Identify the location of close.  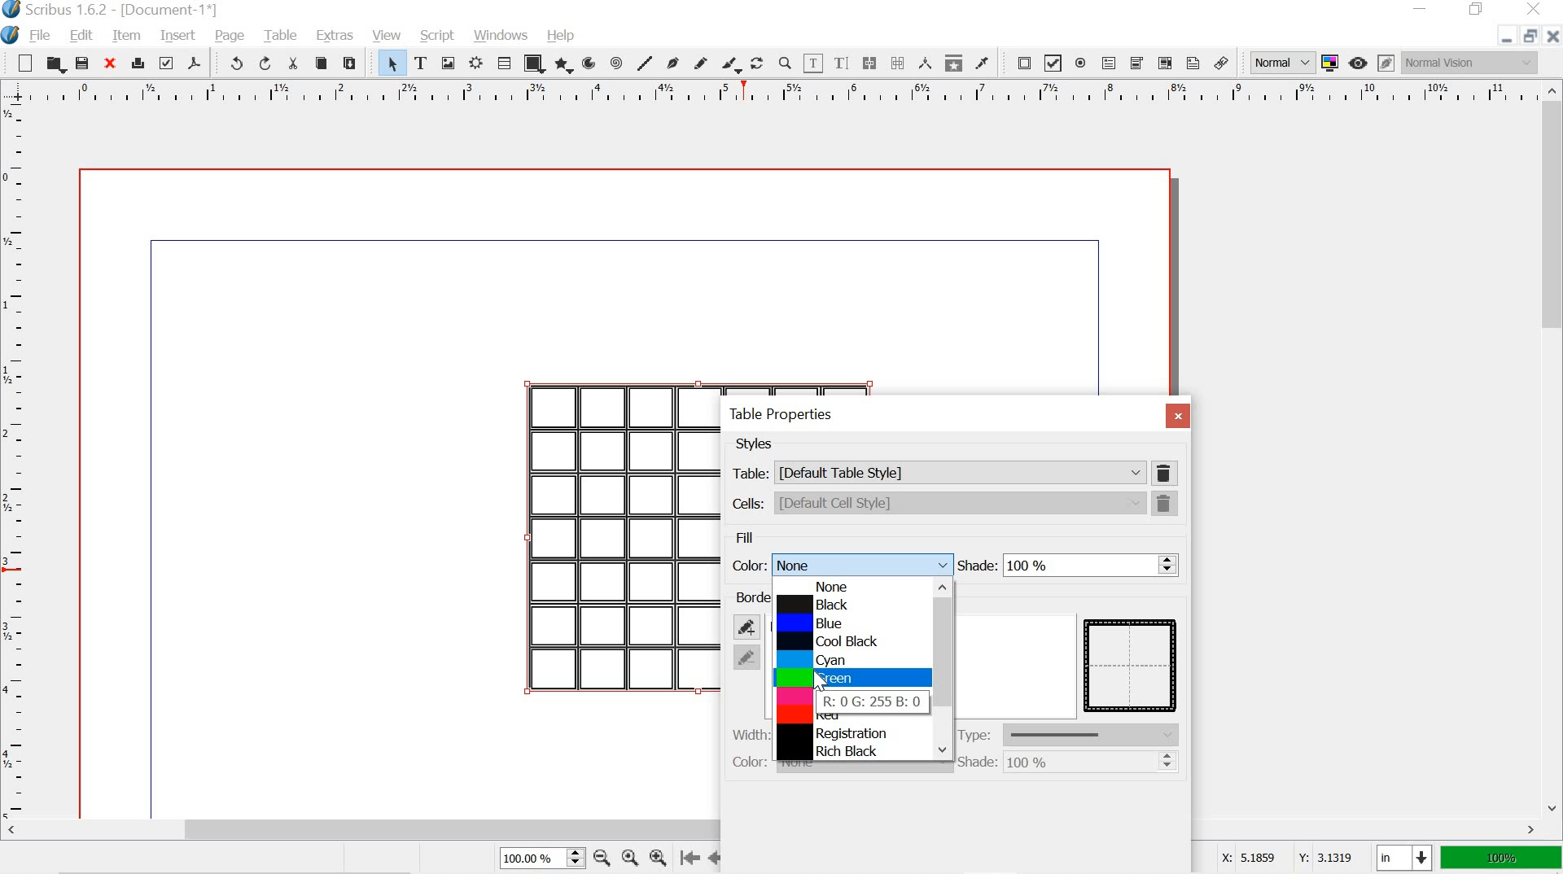
(1552, 36).